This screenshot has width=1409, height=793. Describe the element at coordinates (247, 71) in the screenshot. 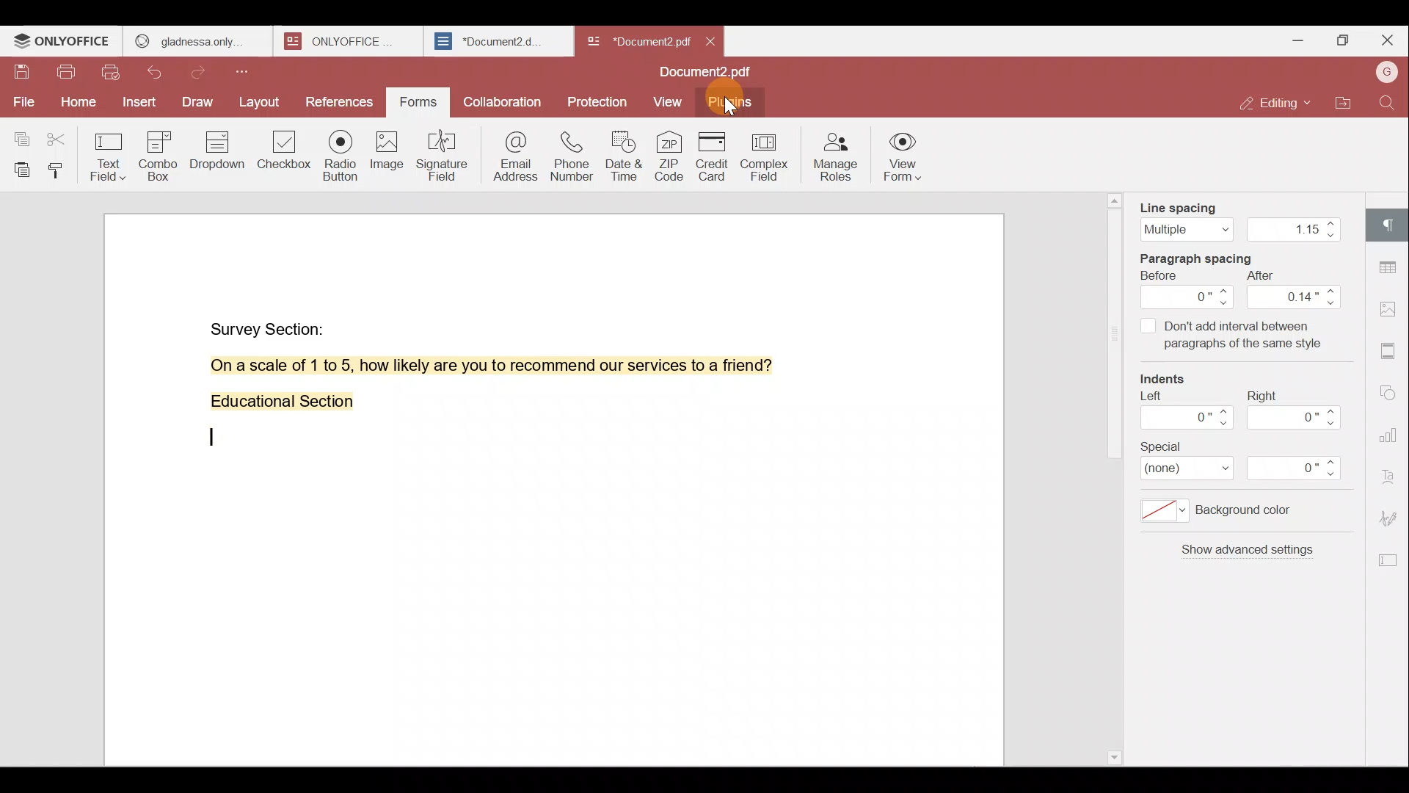

I see `Customize quick access toolbar` at that location.